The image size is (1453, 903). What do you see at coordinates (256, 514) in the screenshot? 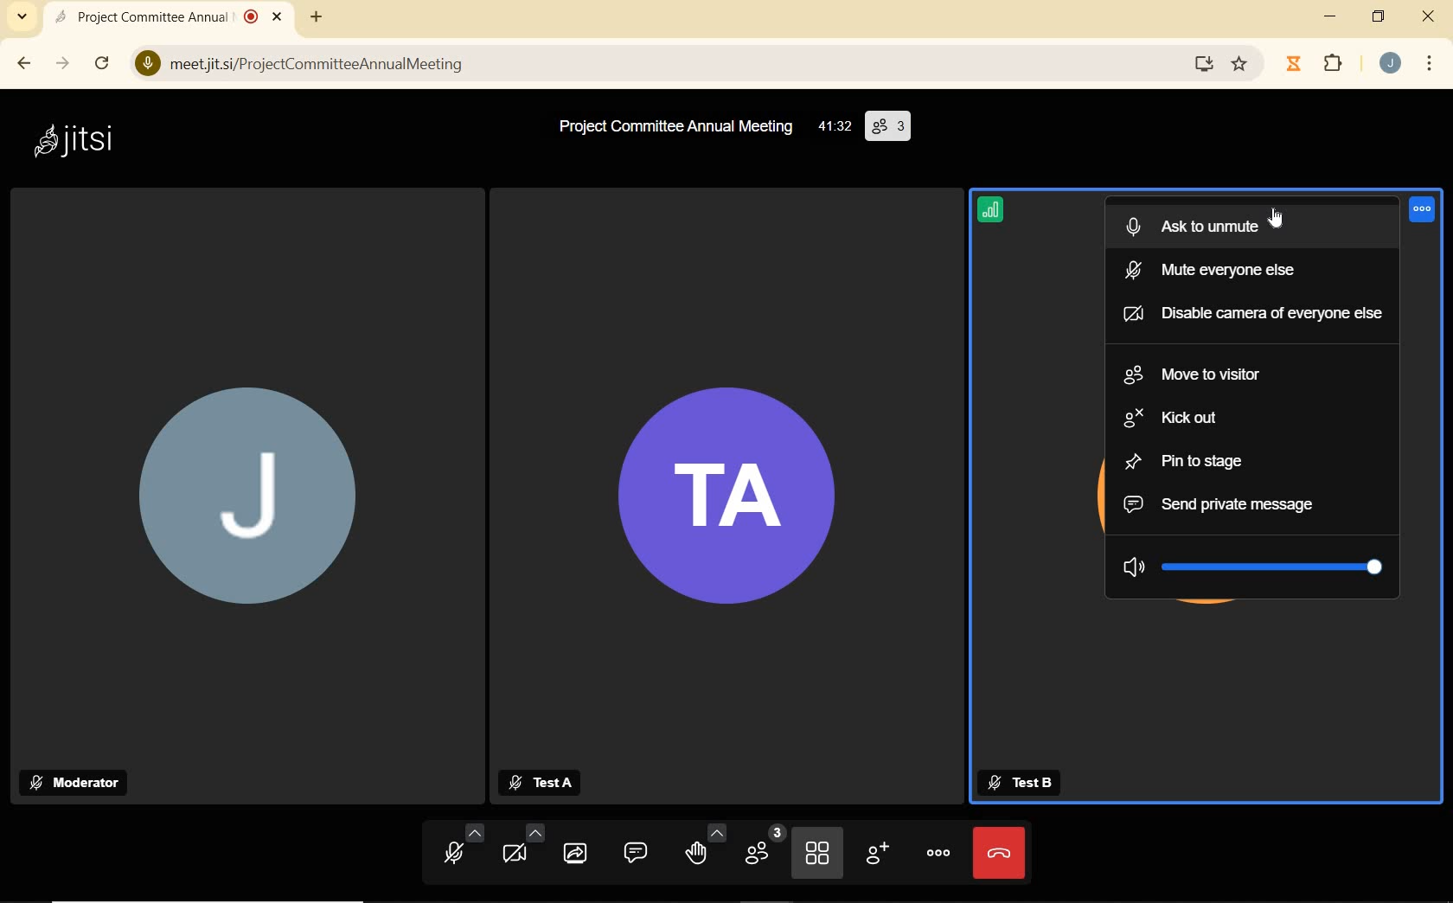
I see `J` at bounding box center [256, 514].